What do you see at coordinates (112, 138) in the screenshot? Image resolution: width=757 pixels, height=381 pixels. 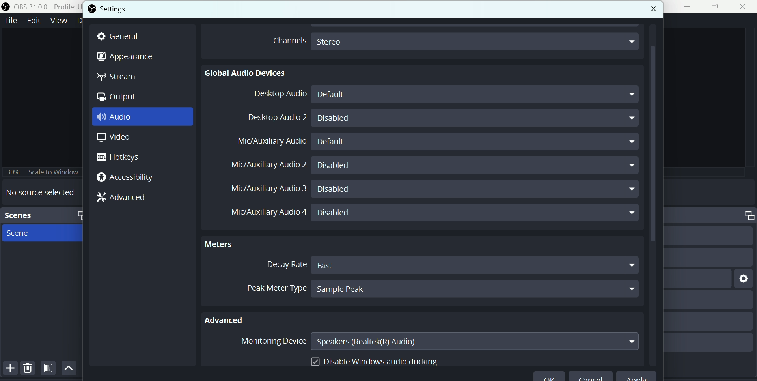 I see `Video` at bounding box center [112, 138].